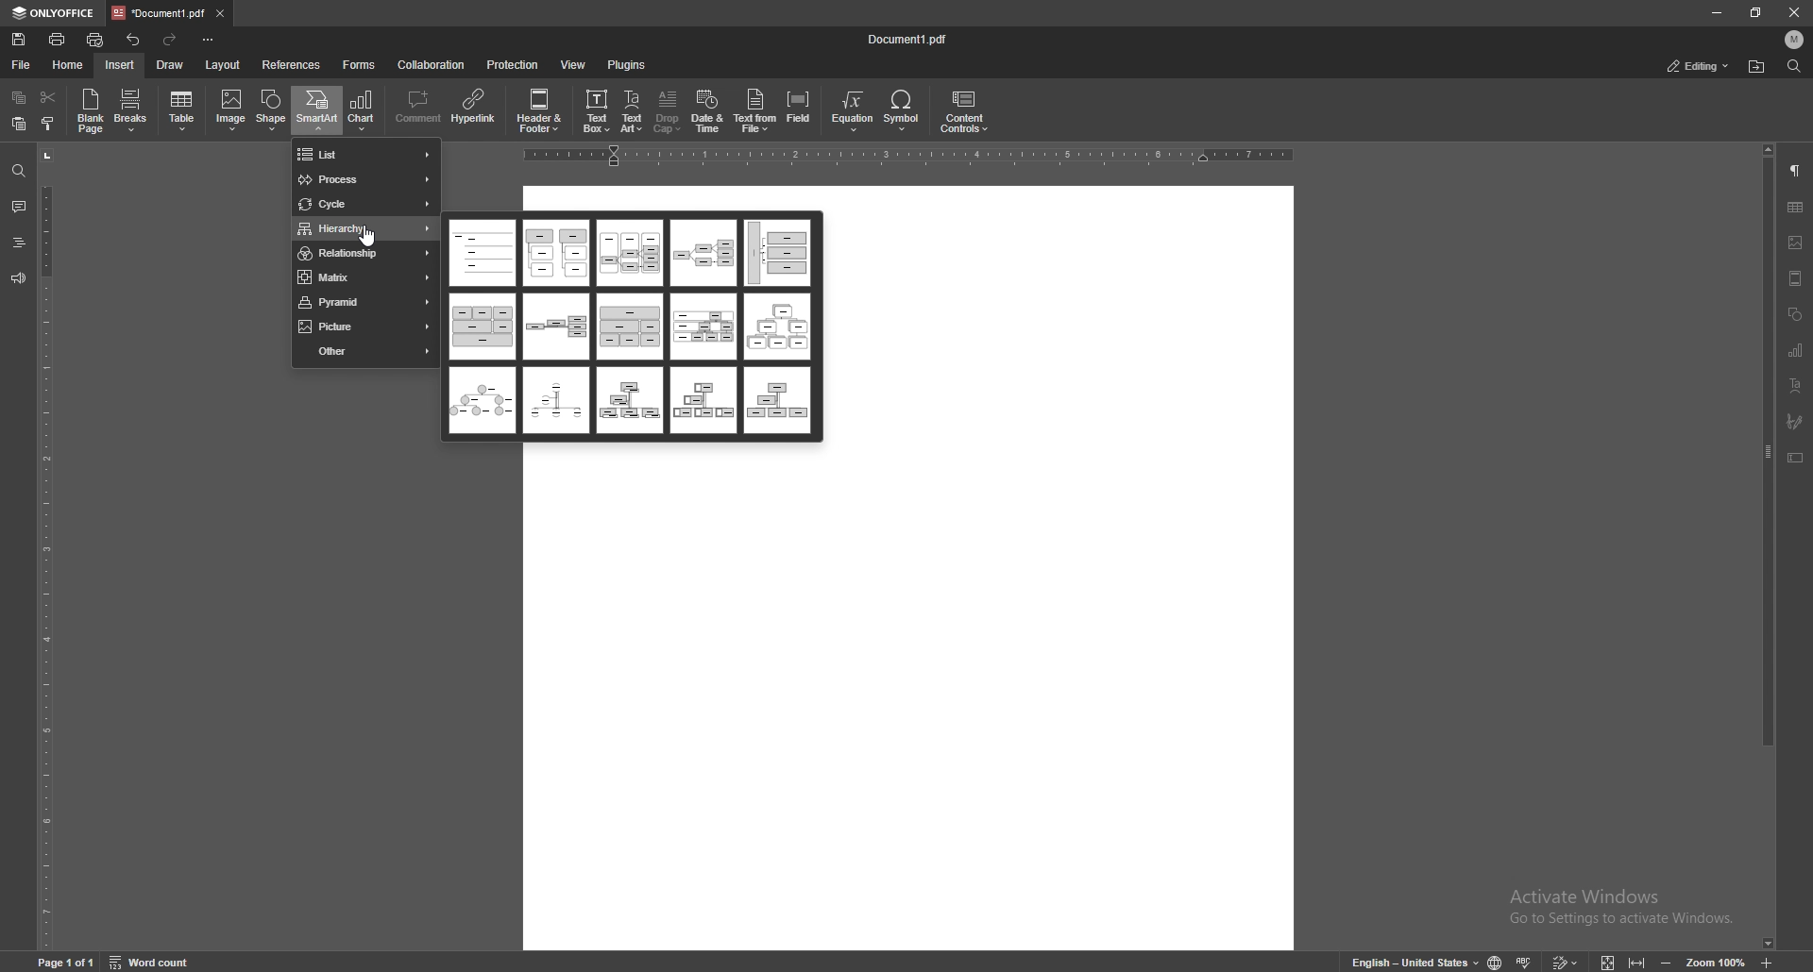  I want to click on redo, so click(170, 40).